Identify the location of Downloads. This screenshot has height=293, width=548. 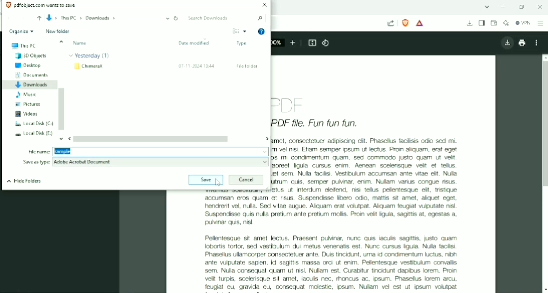
(30, 85).